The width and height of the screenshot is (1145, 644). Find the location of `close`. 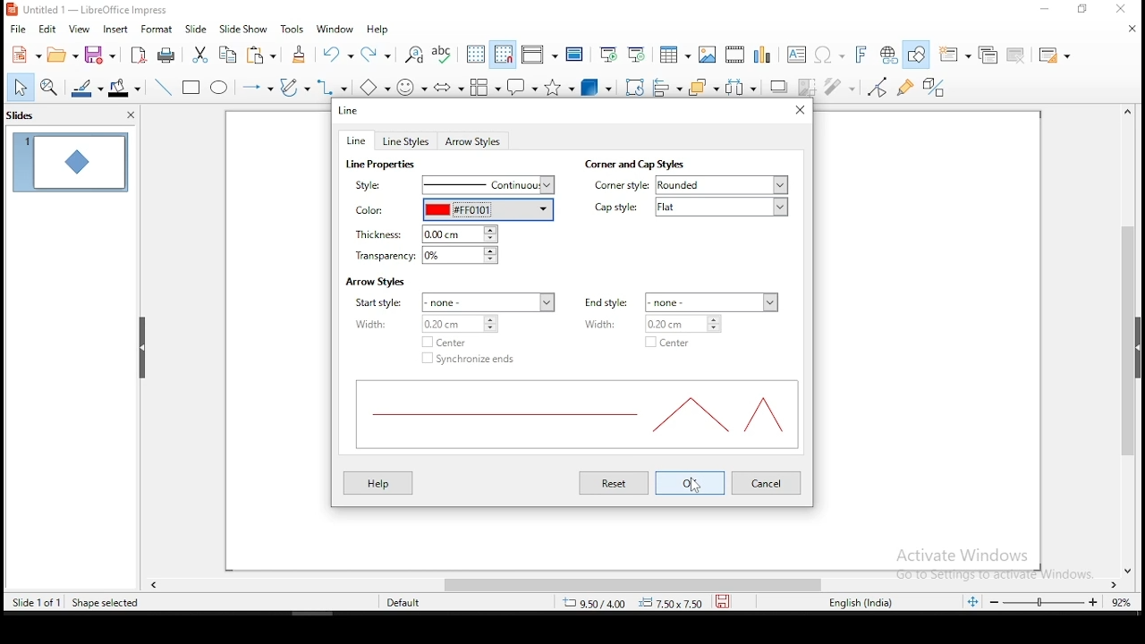

close is located at coordinates (130, 118).